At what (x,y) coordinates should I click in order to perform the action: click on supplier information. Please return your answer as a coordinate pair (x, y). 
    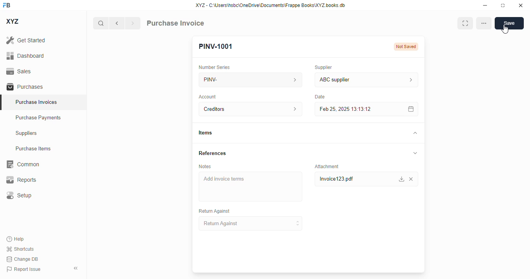
    Looking at the image, I should click on (409, 80).